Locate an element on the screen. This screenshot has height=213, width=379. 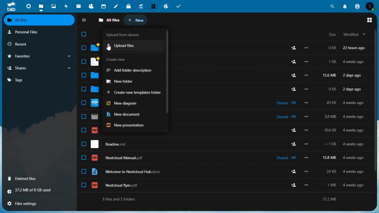
Notifications is located at coordinates (344, 6).